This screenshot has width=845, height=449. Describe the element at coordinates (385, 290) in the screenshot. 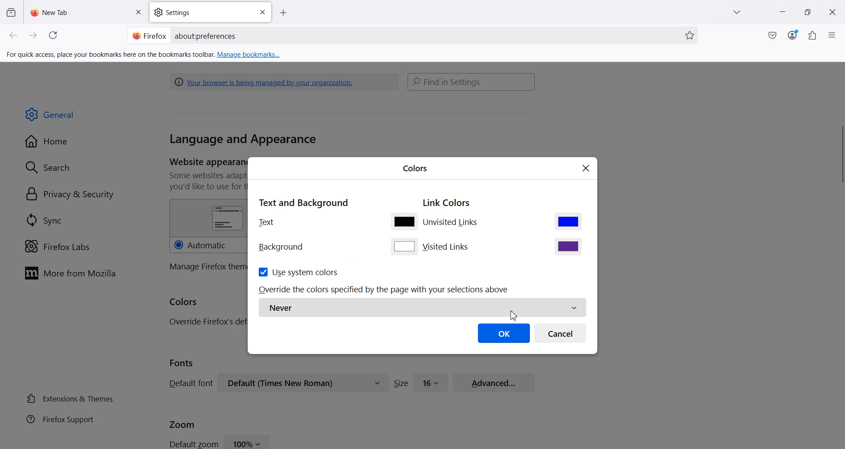

I see `a Override the colors specified by the page with your selections above` at that location.